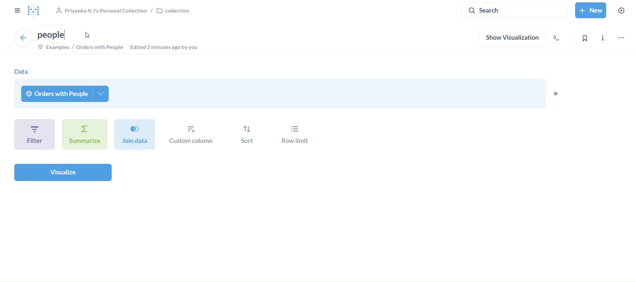 Image resolution: width=636 pixels, height=282 pixels. What do you see at coordinates (604, 39) in the screenshot?
I see `info` at bounding box center [604, 39].